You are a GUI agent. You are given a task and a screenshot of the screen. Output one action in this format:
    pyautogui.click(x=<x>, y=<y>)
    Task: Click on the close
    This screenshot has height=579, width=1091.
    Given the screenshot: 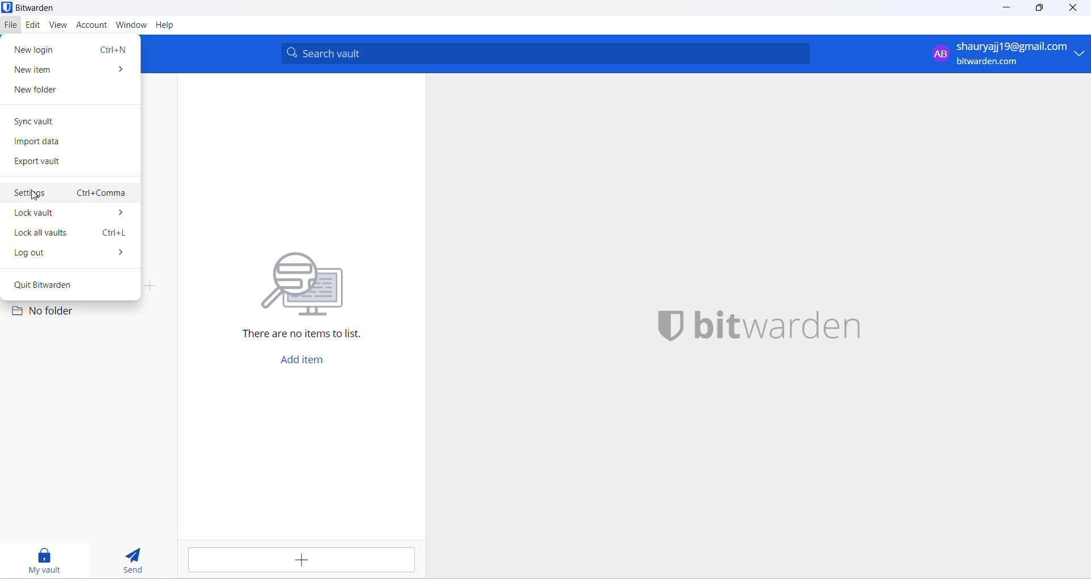 What is the action you would take?
    pyautogui.click(x=1072, y=9)
    